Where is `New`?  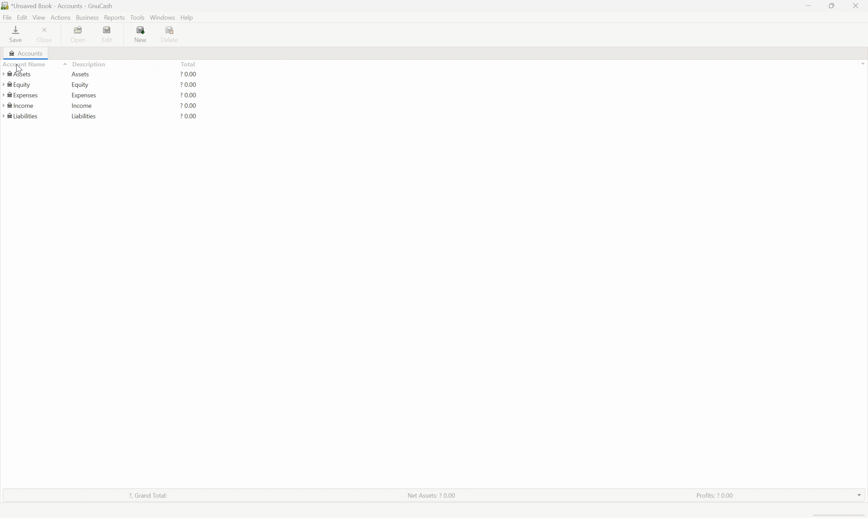
New is located at coordinates (142, 33).